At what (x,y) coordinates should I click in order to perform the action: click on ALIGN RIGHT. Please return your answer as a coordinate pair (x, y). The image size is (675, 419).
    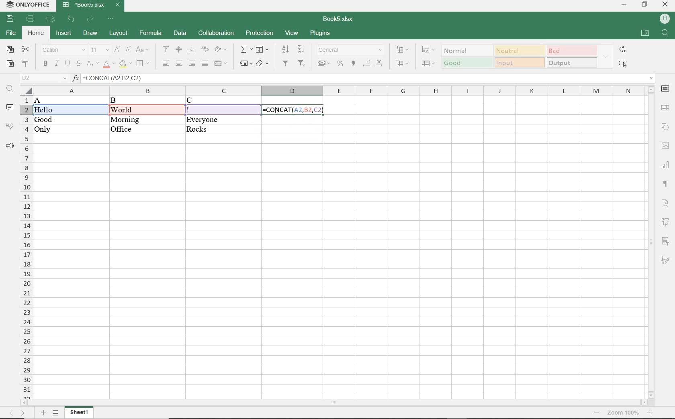
    Looking at the image, I should click on (192, 64).